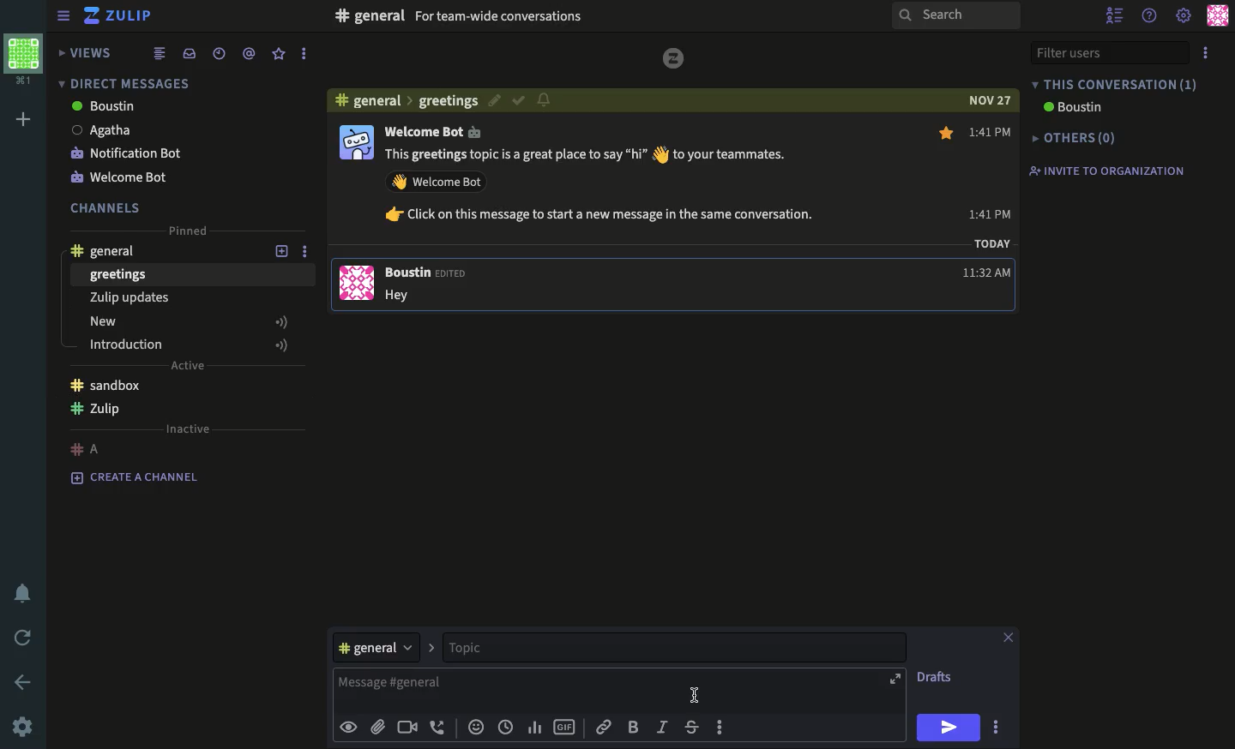 This screenshot has width=1235, height=749. I want to click on bold, so click(634, 728).